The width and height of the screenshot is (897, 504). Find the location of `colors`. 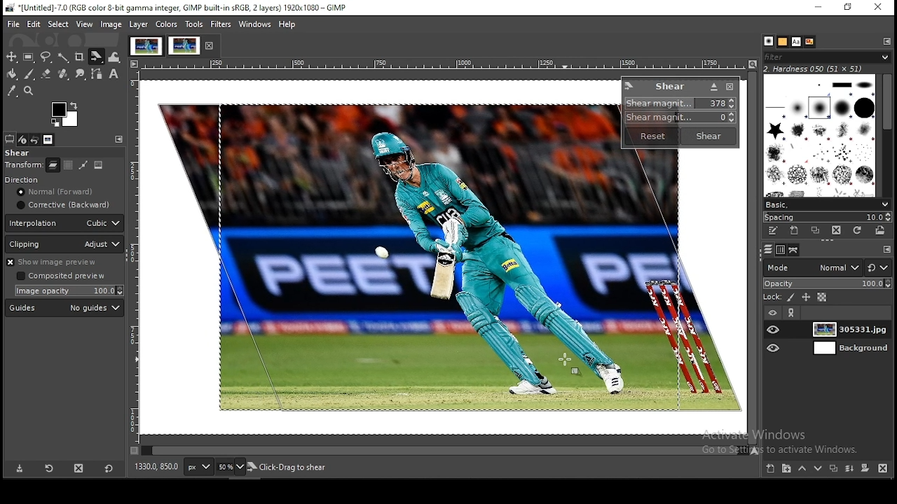

colors is located at coordinates (167, 24).